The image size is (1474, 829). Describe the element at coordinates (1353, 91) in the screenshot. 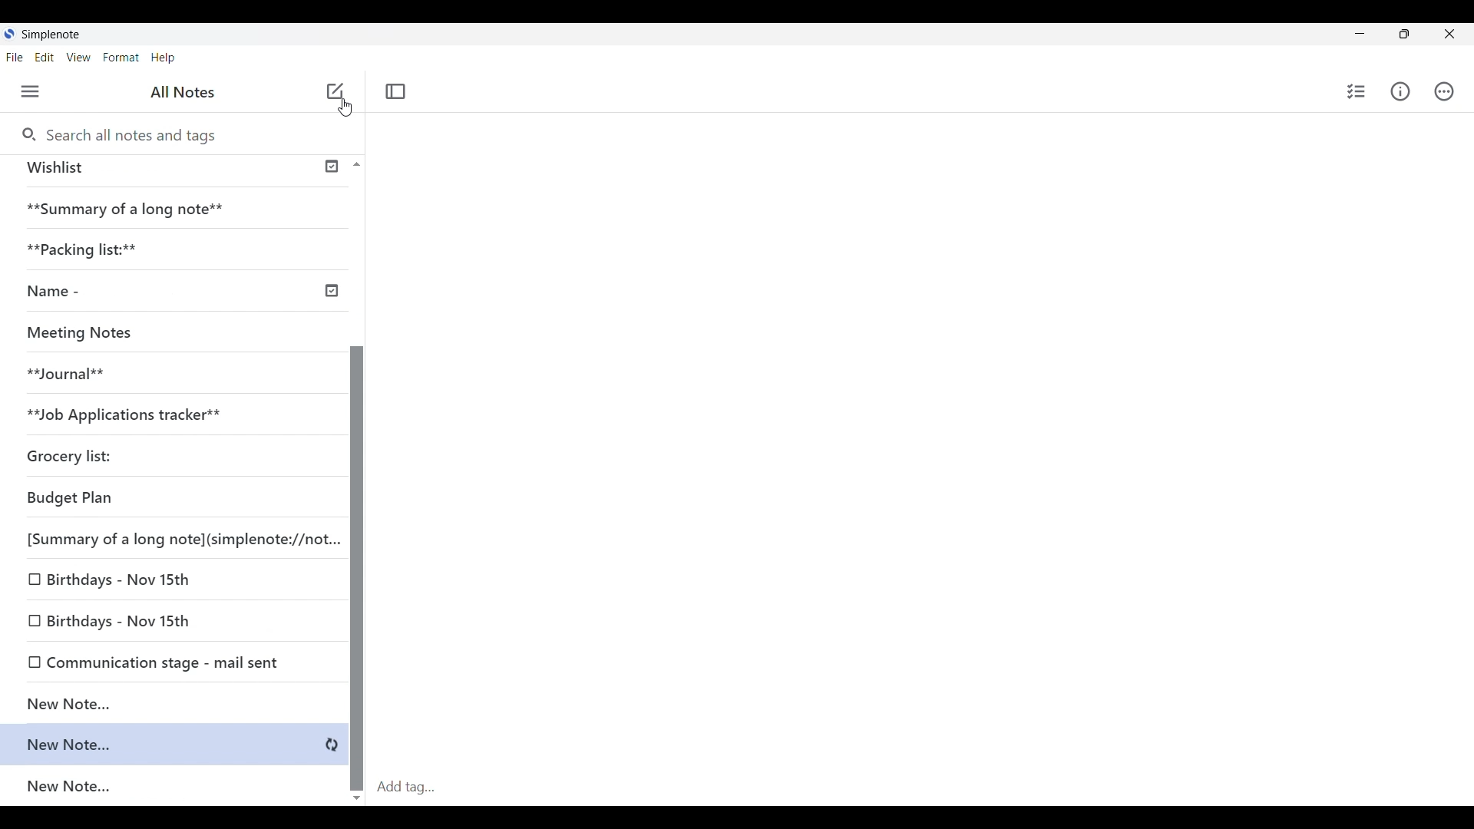

I see `Checklist` at that location.